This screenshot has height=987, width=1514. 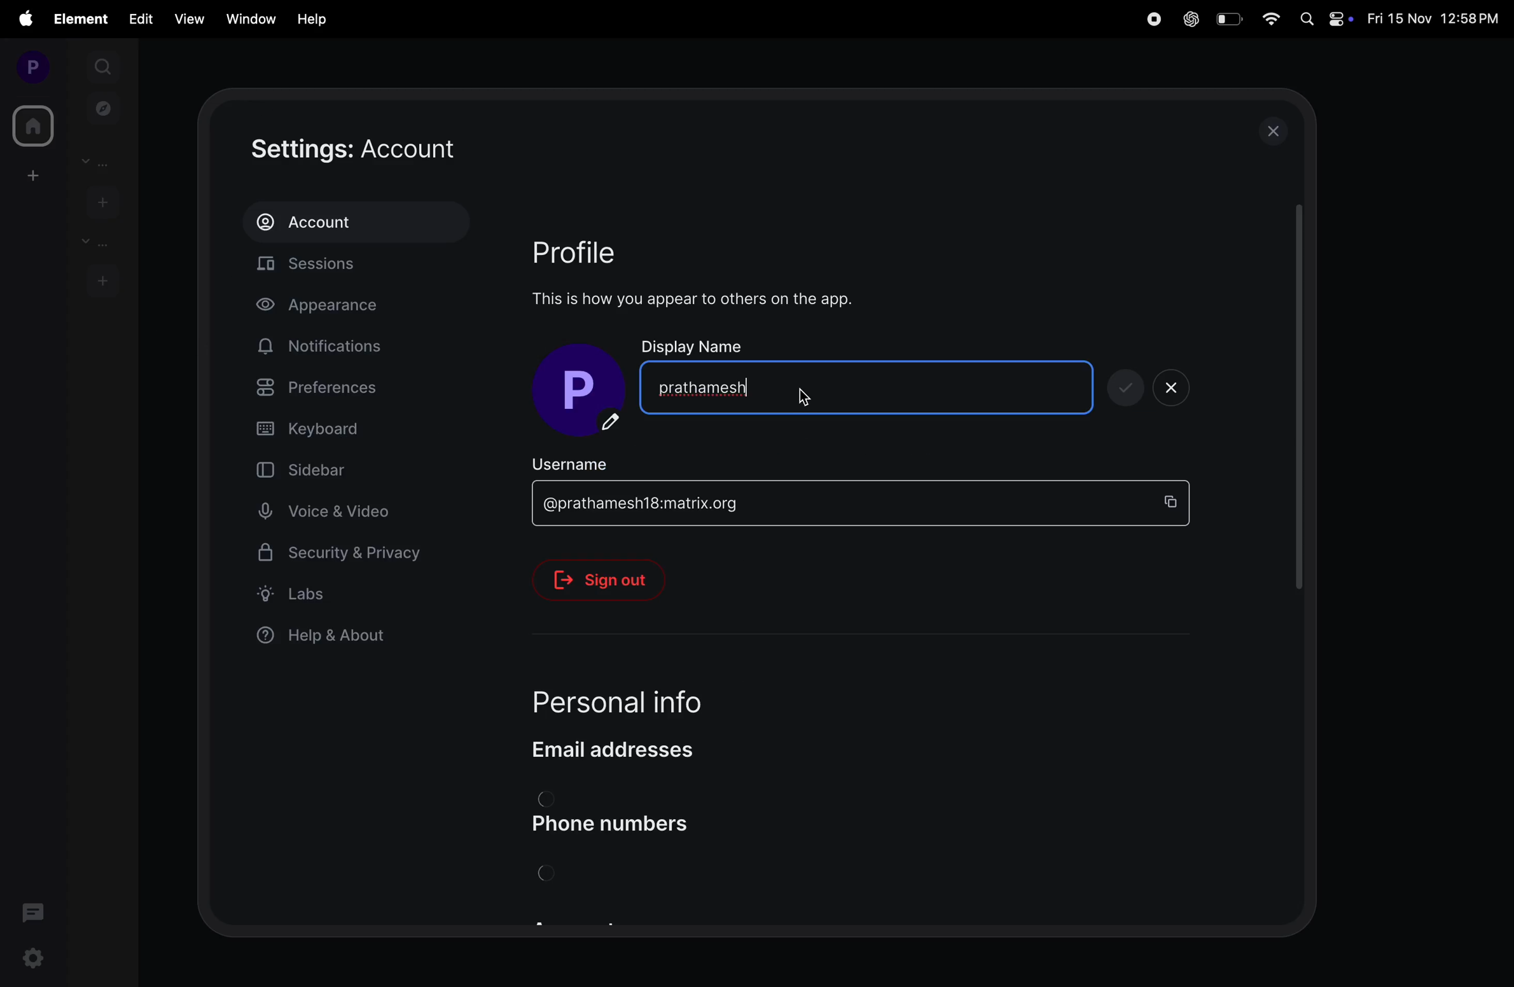 What do you see at coordinates (340, 593) in the screenshot?
I see `labs` at bounding box center [340, 593].